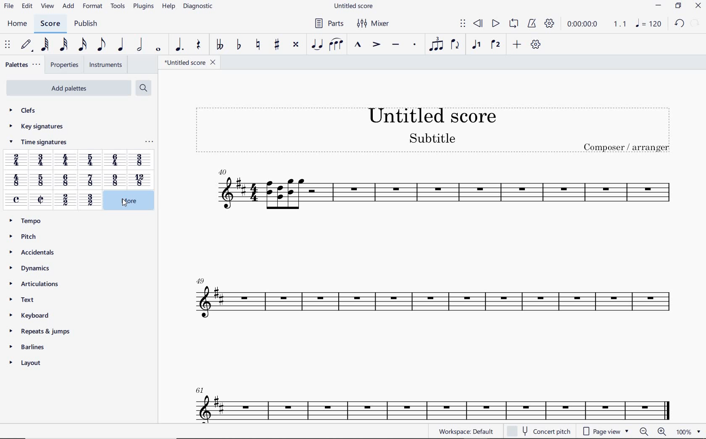 The width and height of the screenshot is (706, 439). What do you see at coordinates (50, 24) in the screenshot?
I see `SCORE` at bounding box center [50, 24].